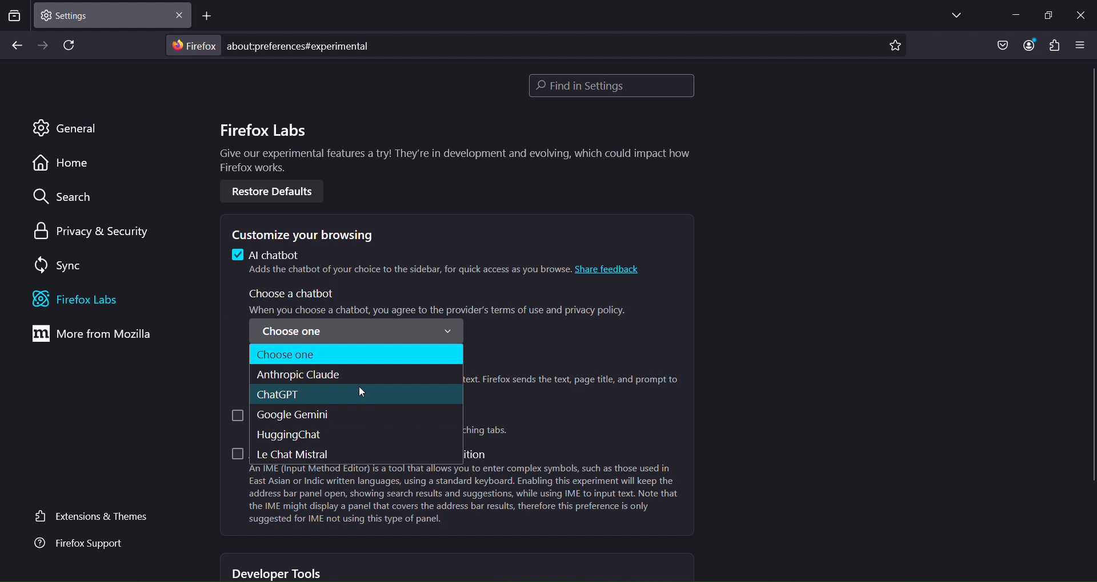 The image size is (1097, 582). I want to click on firefox support, so click(77, 545).